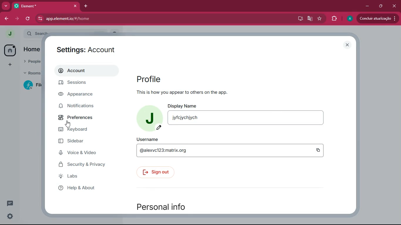 The image size is (401, 225). I want to click on profile, so click(350, 18).